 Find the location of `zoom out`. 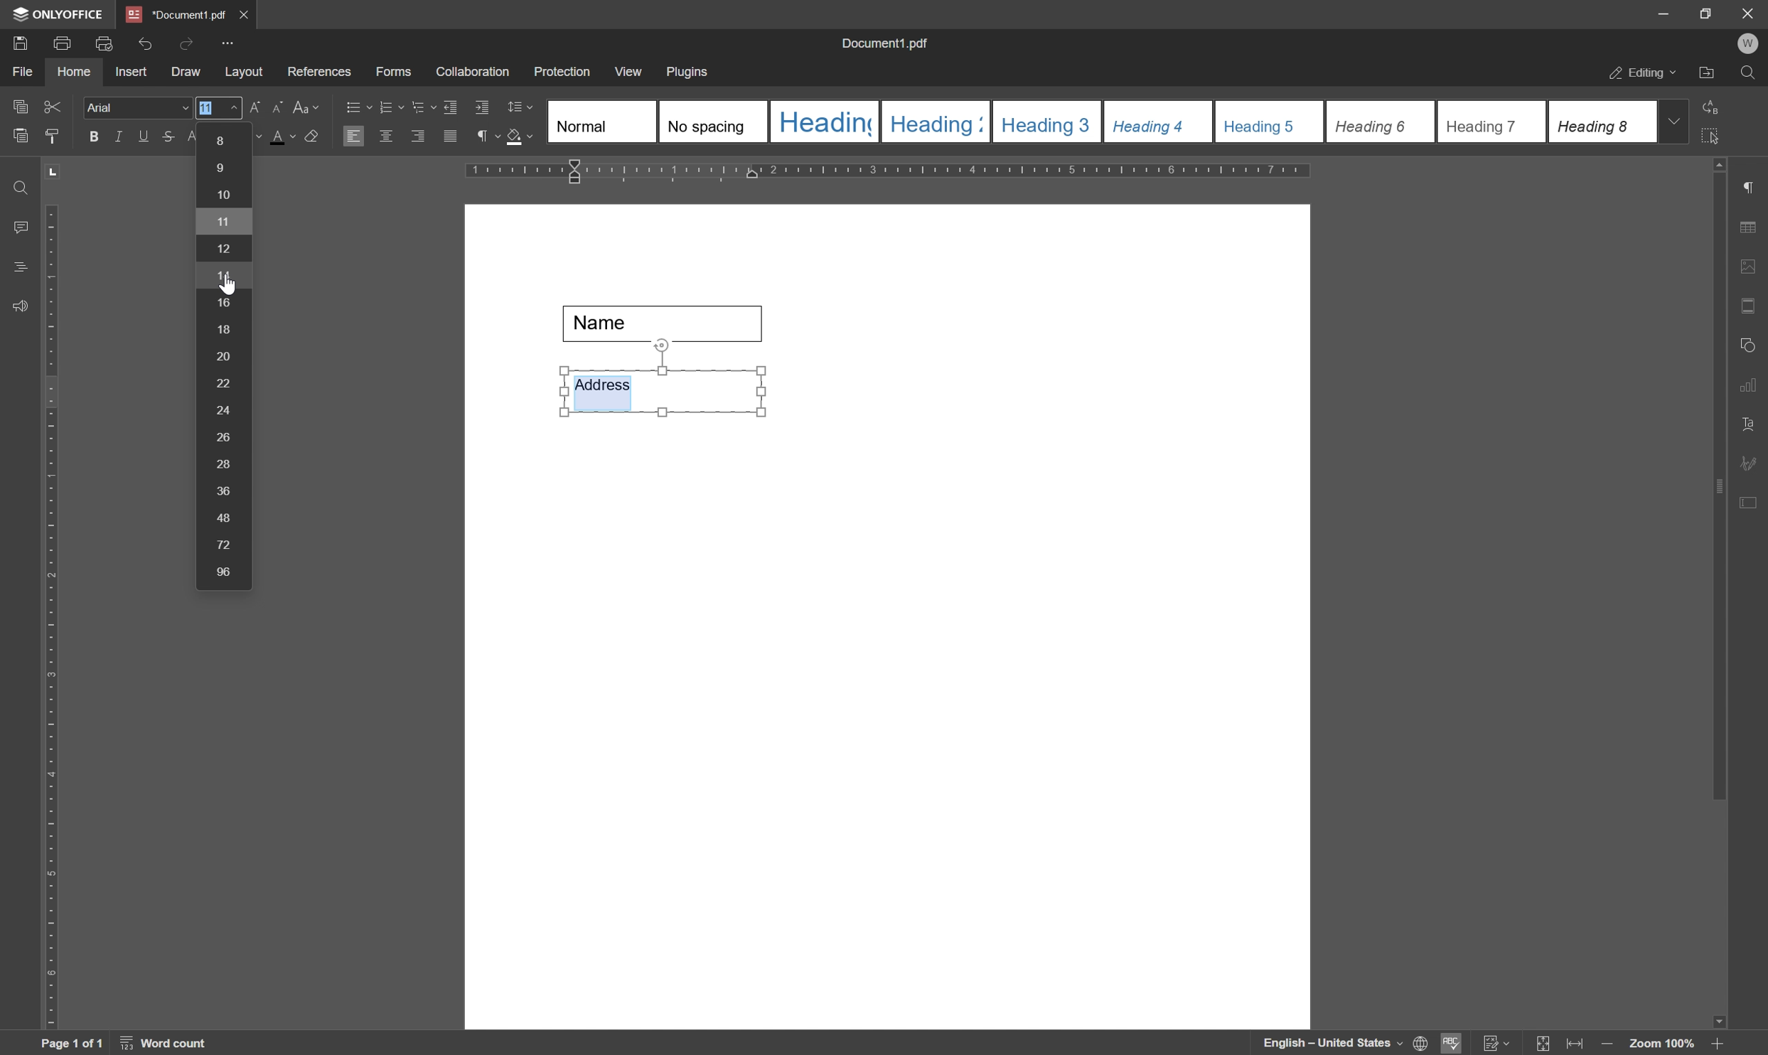

zoom out is located at coordinates (1610, 1045).